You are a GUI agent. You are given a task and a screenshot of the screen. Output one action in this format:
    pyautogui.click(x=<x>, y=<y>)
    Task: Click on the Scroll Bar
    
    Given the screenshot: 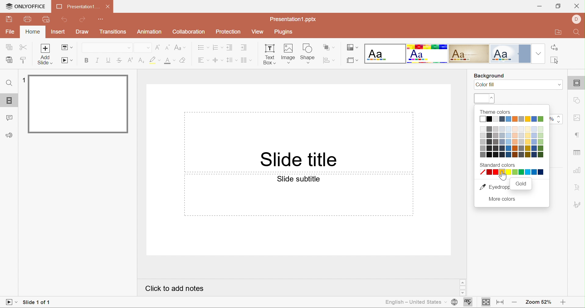 What is the action you would take?
    pyautogui.click(x=563, y=288)
    